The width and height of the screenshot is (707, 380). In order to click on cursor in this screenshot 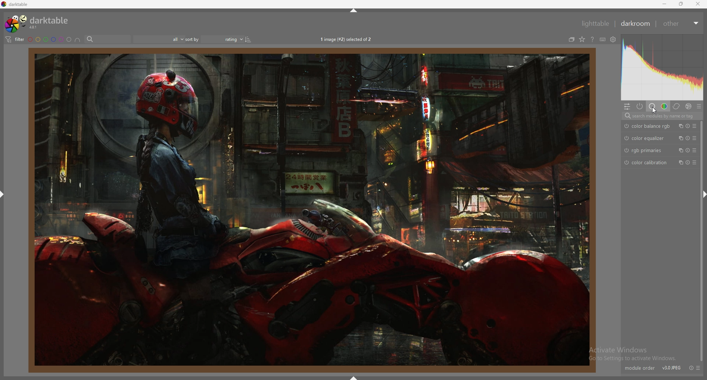, I will do `click(654, 109)`.